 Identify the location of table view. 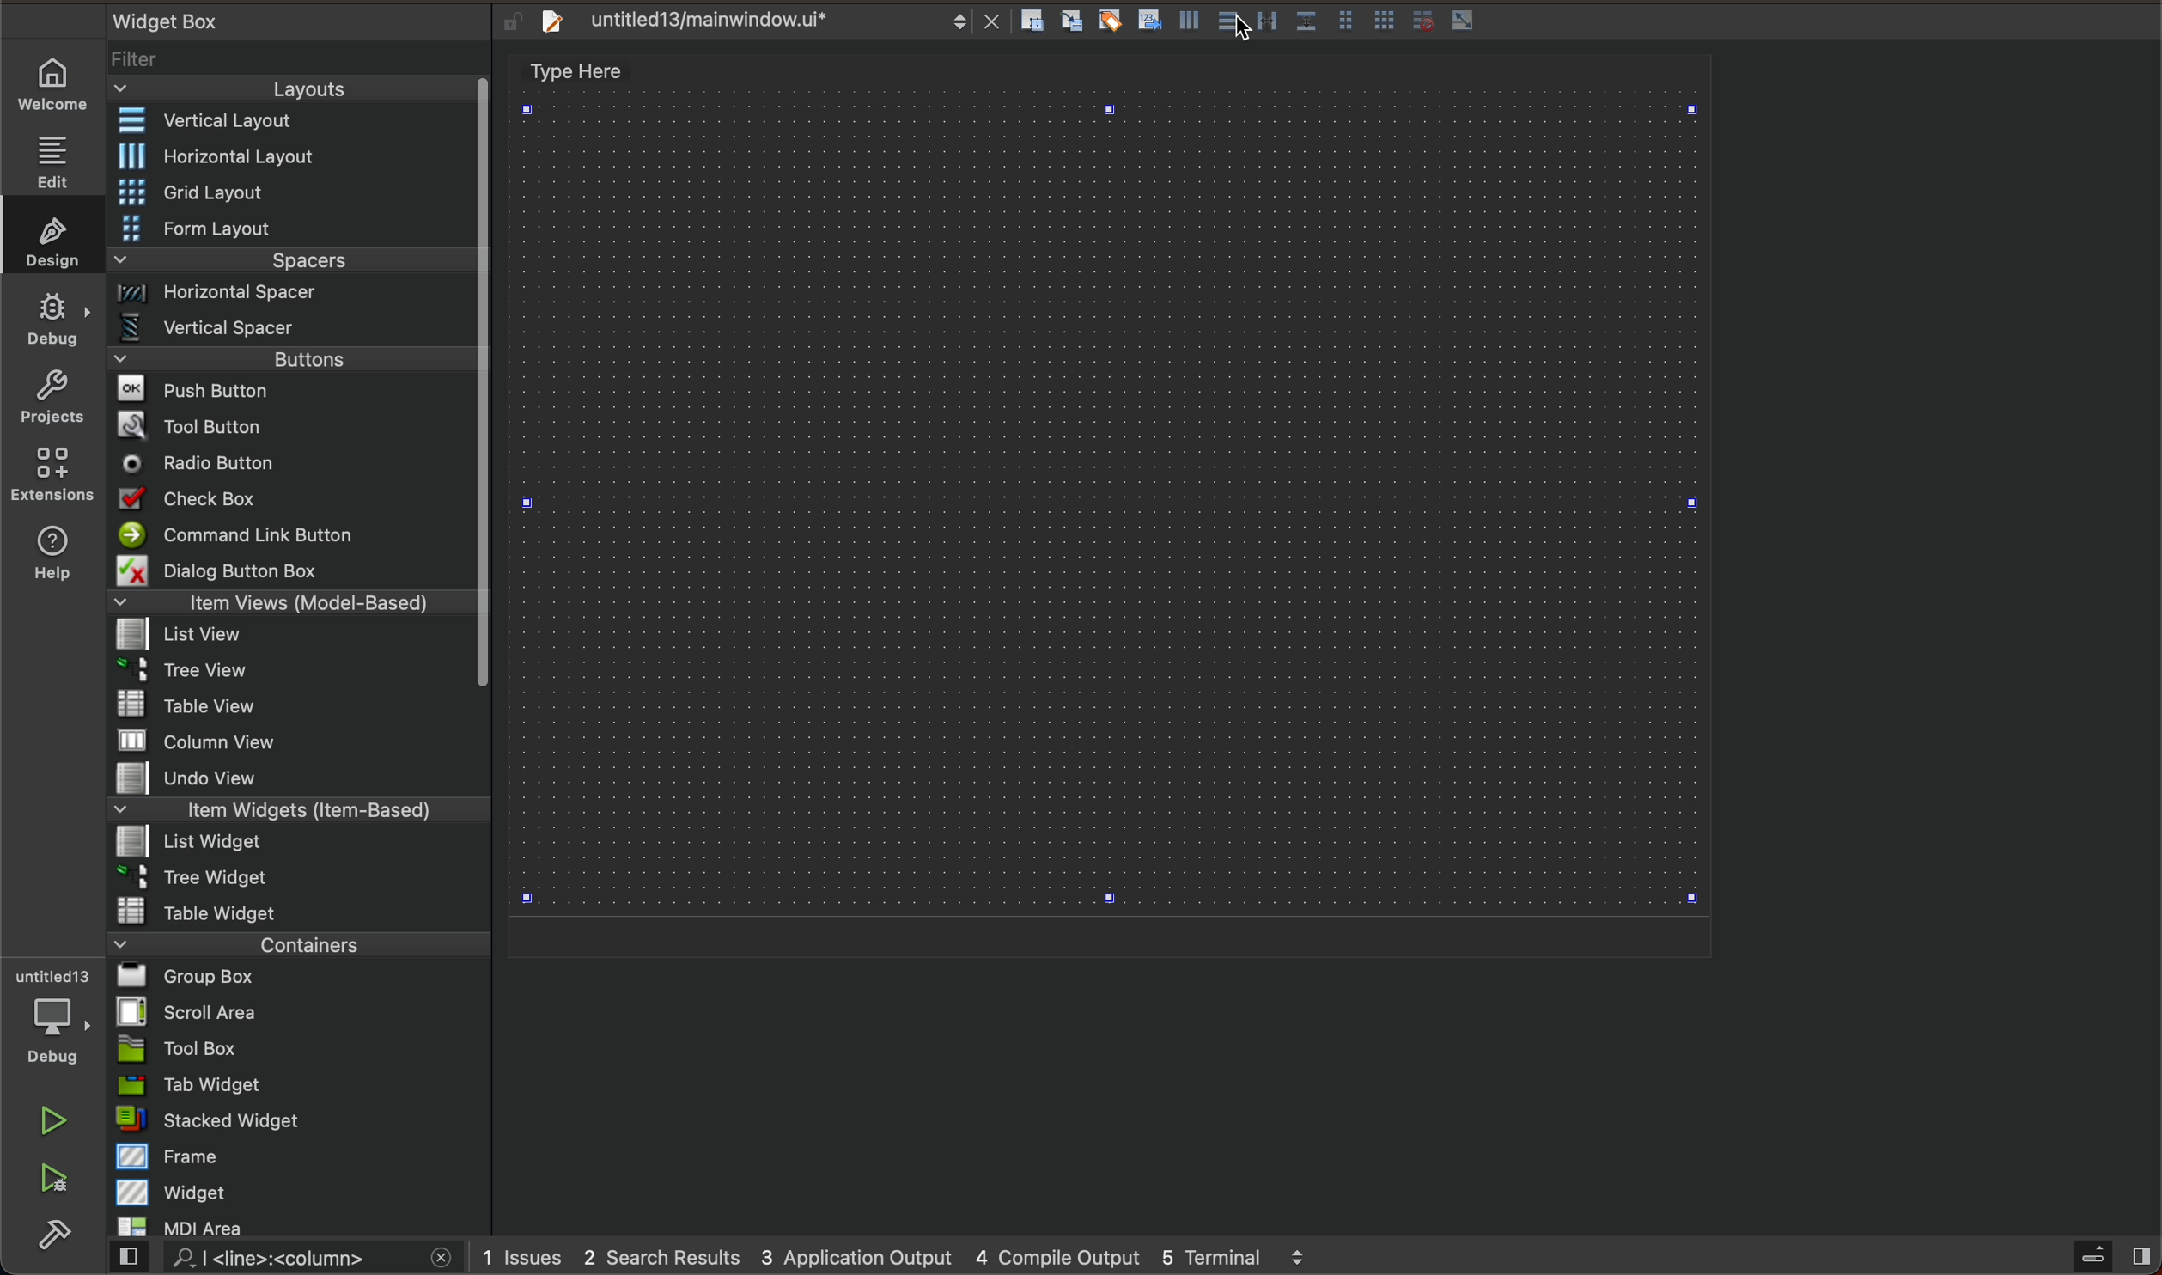
(290, 705).